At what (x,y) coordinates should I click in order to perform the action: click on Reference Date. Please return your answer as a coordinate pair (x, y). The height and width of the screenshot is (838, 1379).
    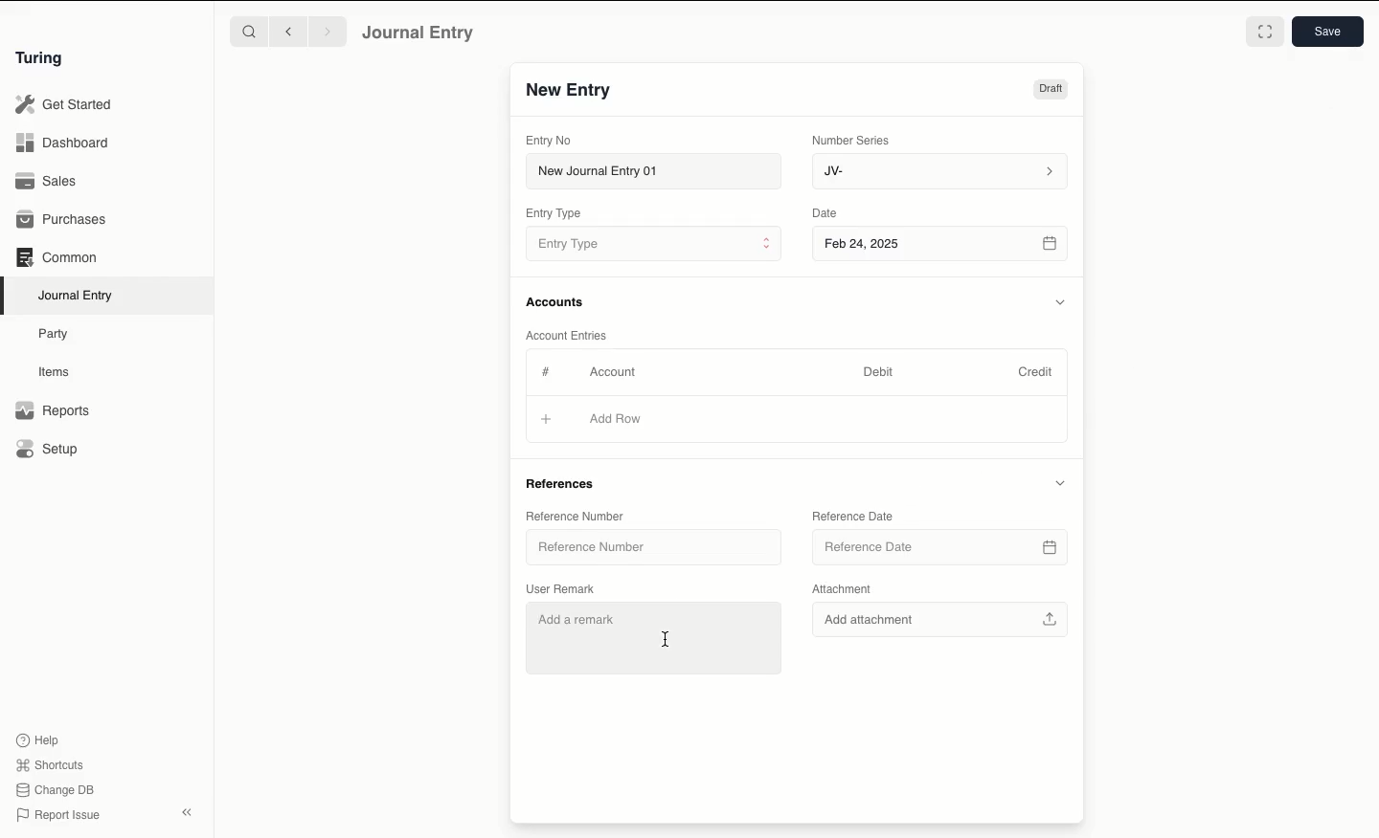
    Looking at the image, I should click on (944, 548).